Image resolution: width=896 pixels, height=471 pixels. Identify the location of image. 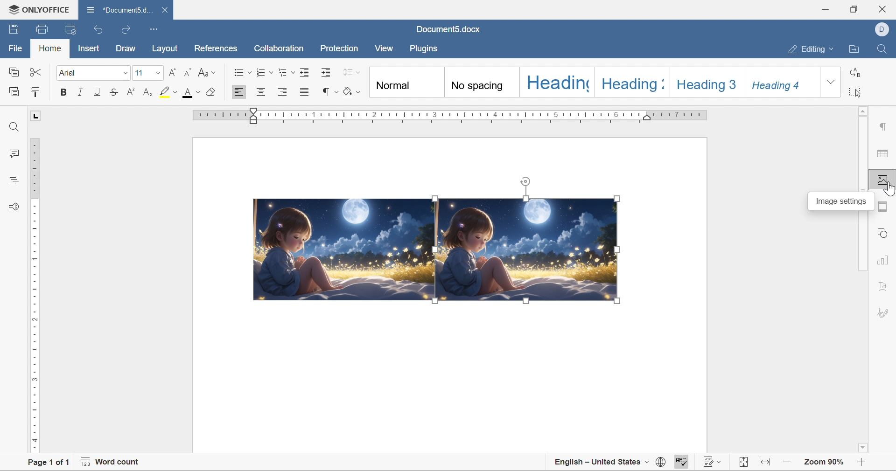
(346, 250).